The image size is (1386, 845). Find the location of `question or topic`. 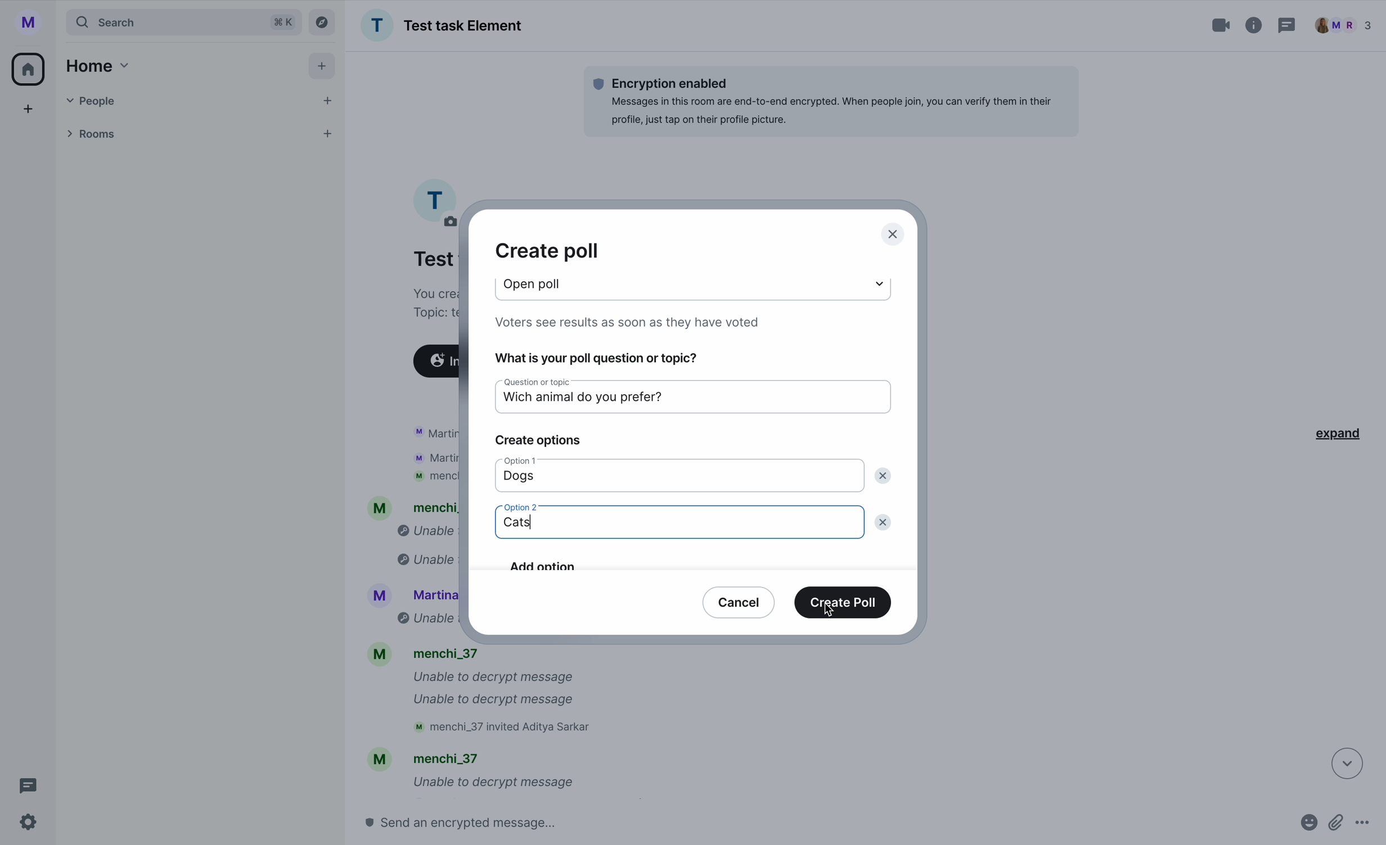

question or topic is located at coordinates (539, 384).